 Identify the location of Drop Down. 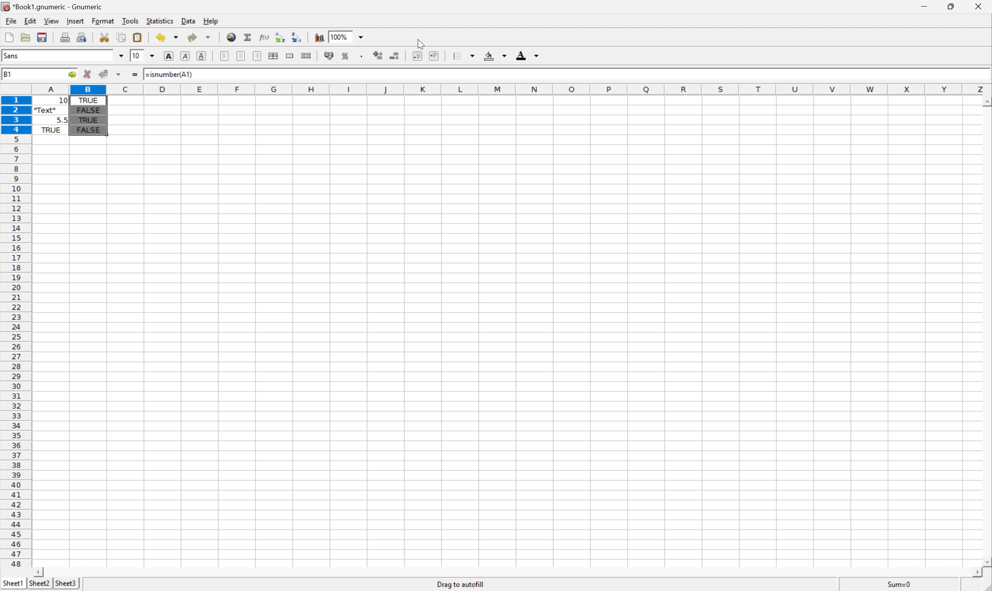
(119, 55).